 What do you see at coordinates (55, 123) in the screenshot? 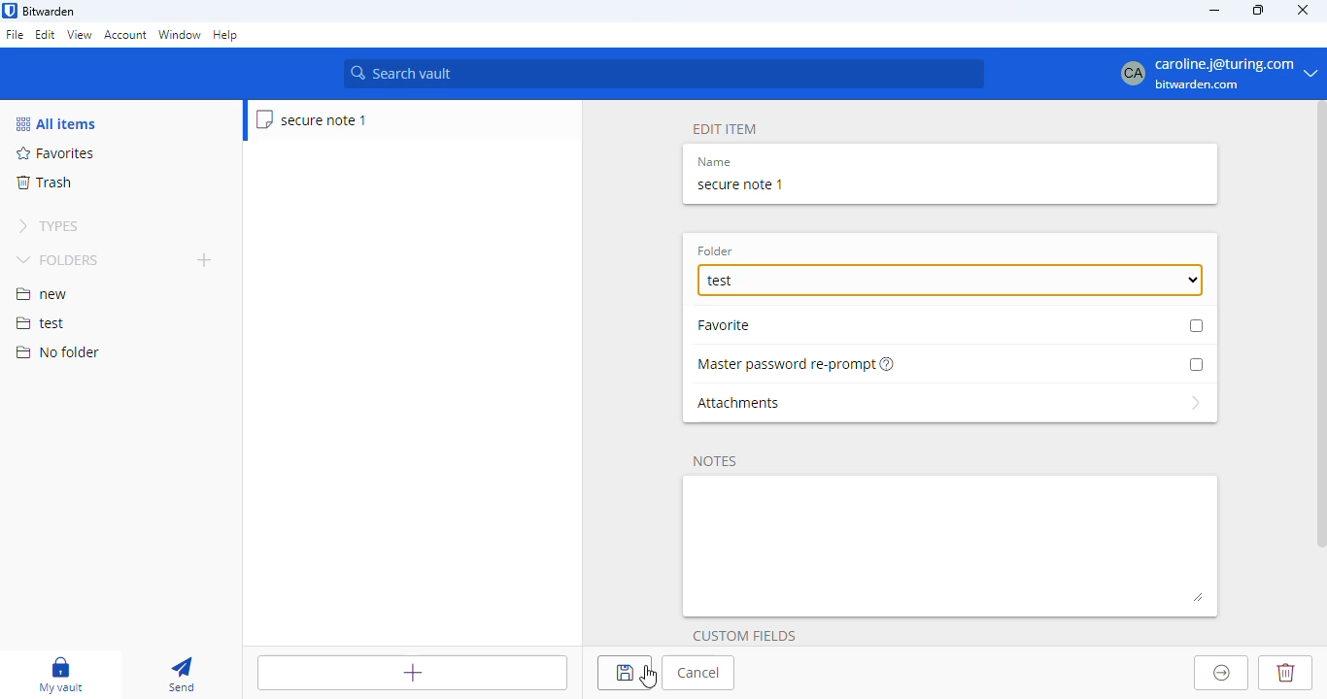
I see `all items` at bounding box center [55, 123].